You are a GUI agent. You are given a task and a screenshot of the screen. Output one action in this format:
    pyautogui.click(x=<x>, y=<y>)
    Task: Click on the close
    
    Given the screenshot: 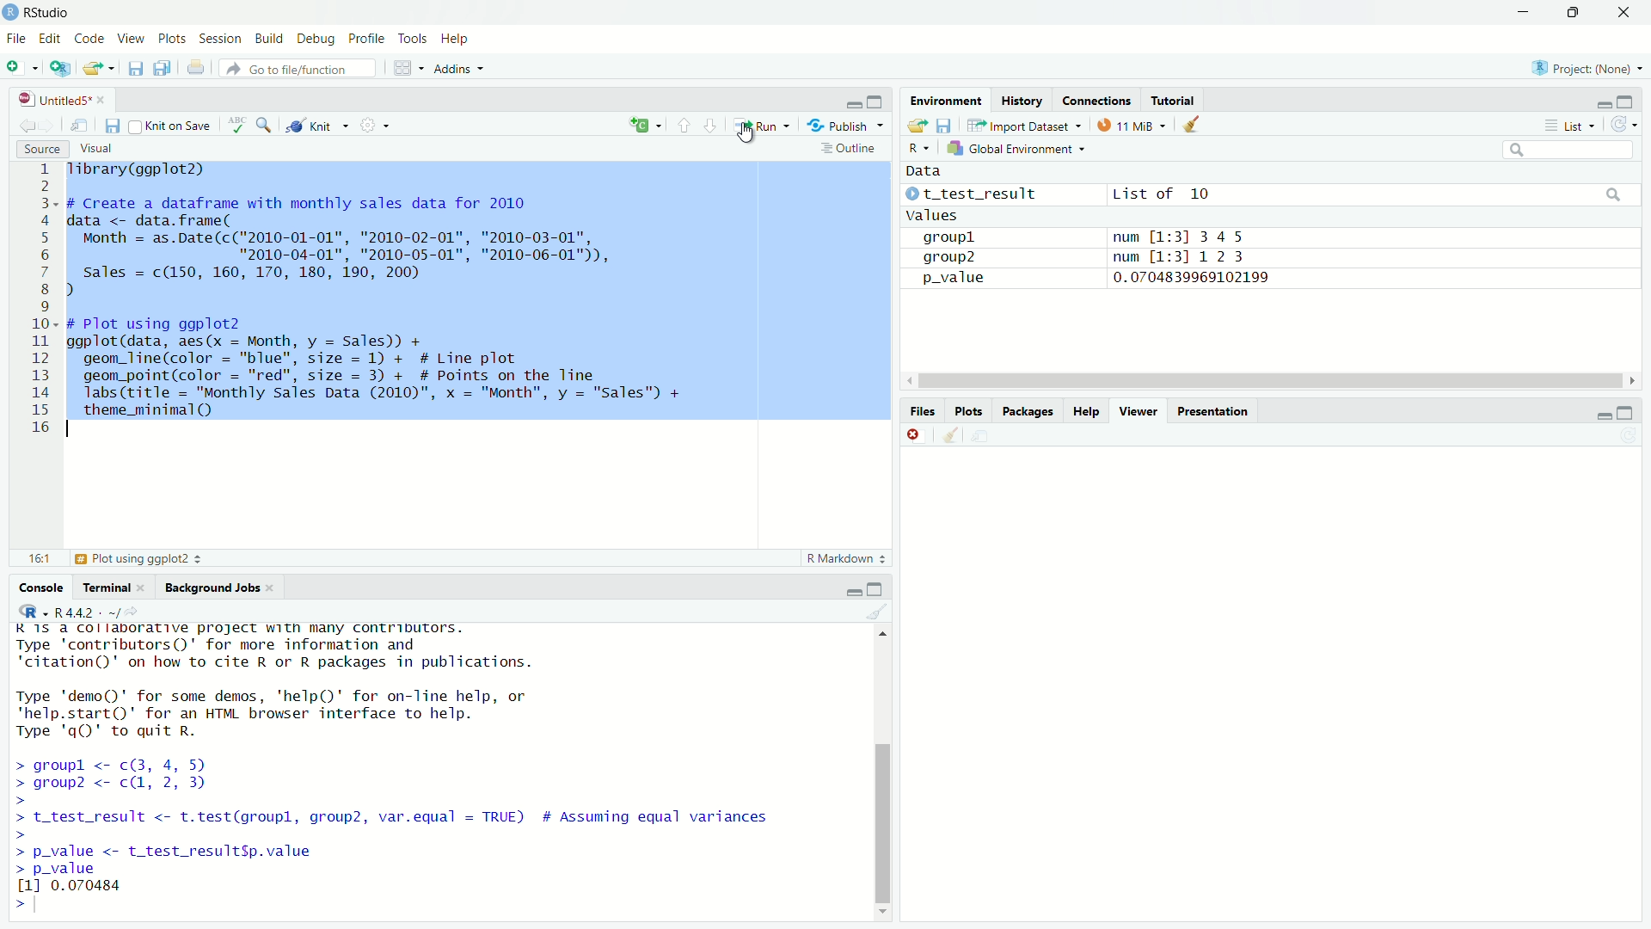 What is the action you would take?
    pyautogui.click(x=1620, y=15)
    